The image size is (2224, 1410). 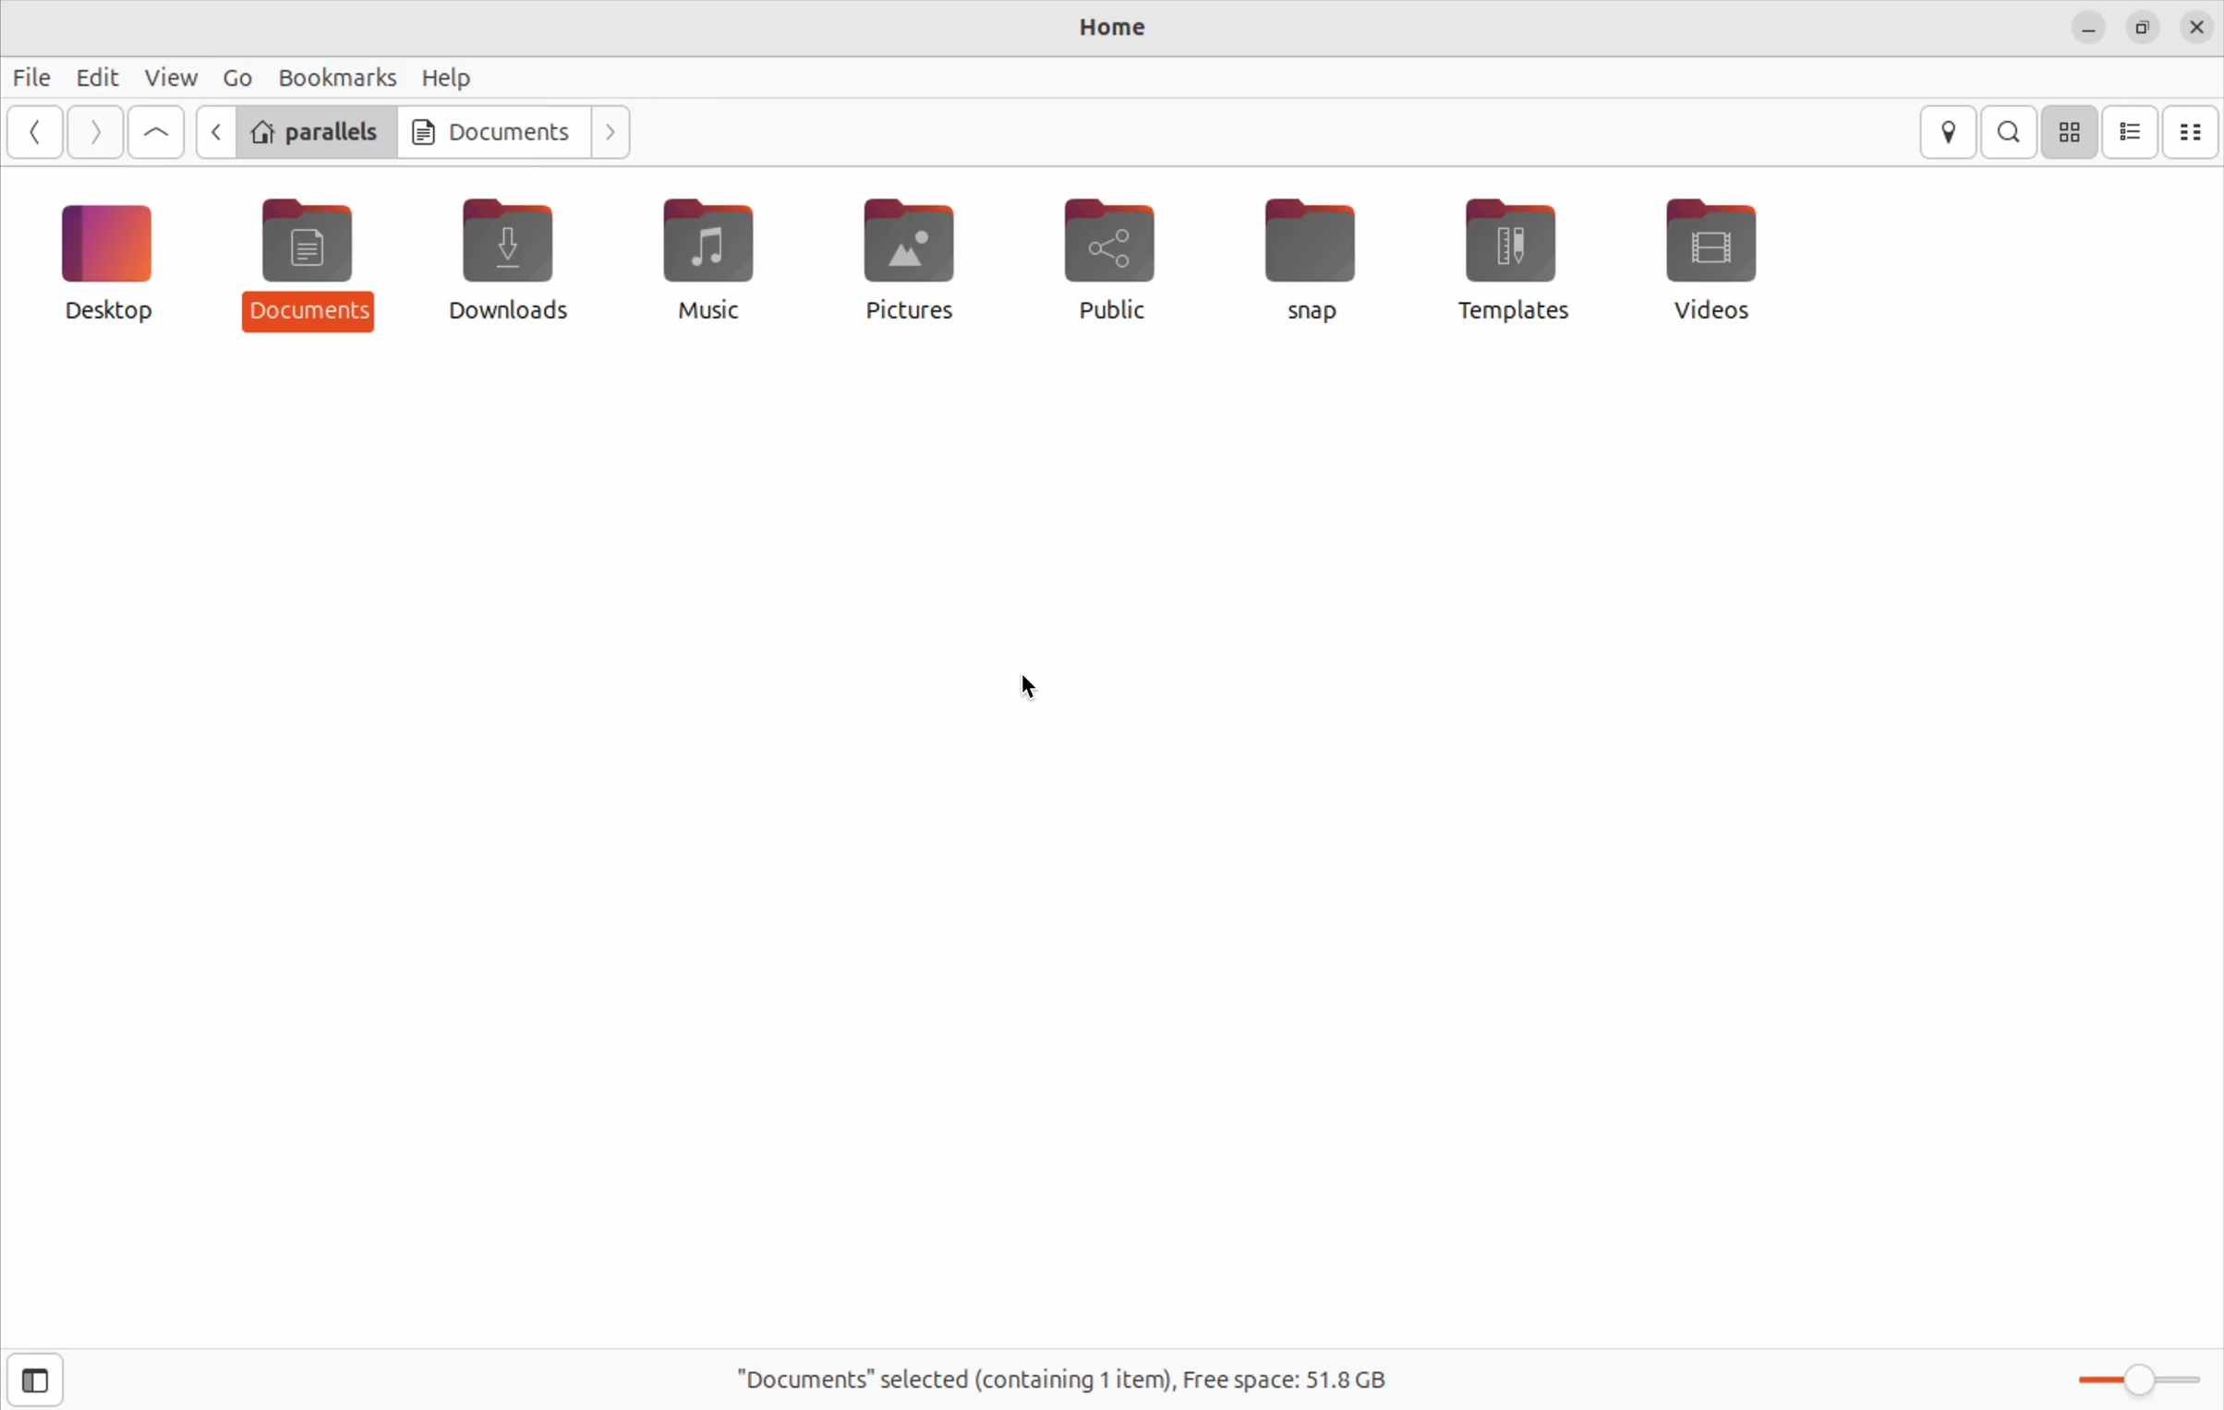 I want to click on Bookmarks, so click(x=343, y=76).